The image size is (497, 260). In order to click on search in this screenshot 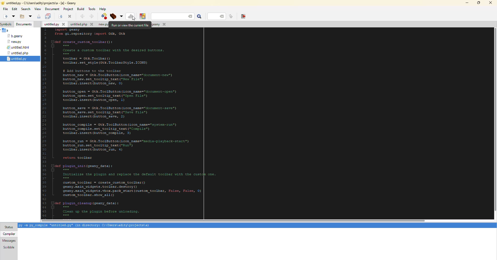, I will do `click(174, 16)`.